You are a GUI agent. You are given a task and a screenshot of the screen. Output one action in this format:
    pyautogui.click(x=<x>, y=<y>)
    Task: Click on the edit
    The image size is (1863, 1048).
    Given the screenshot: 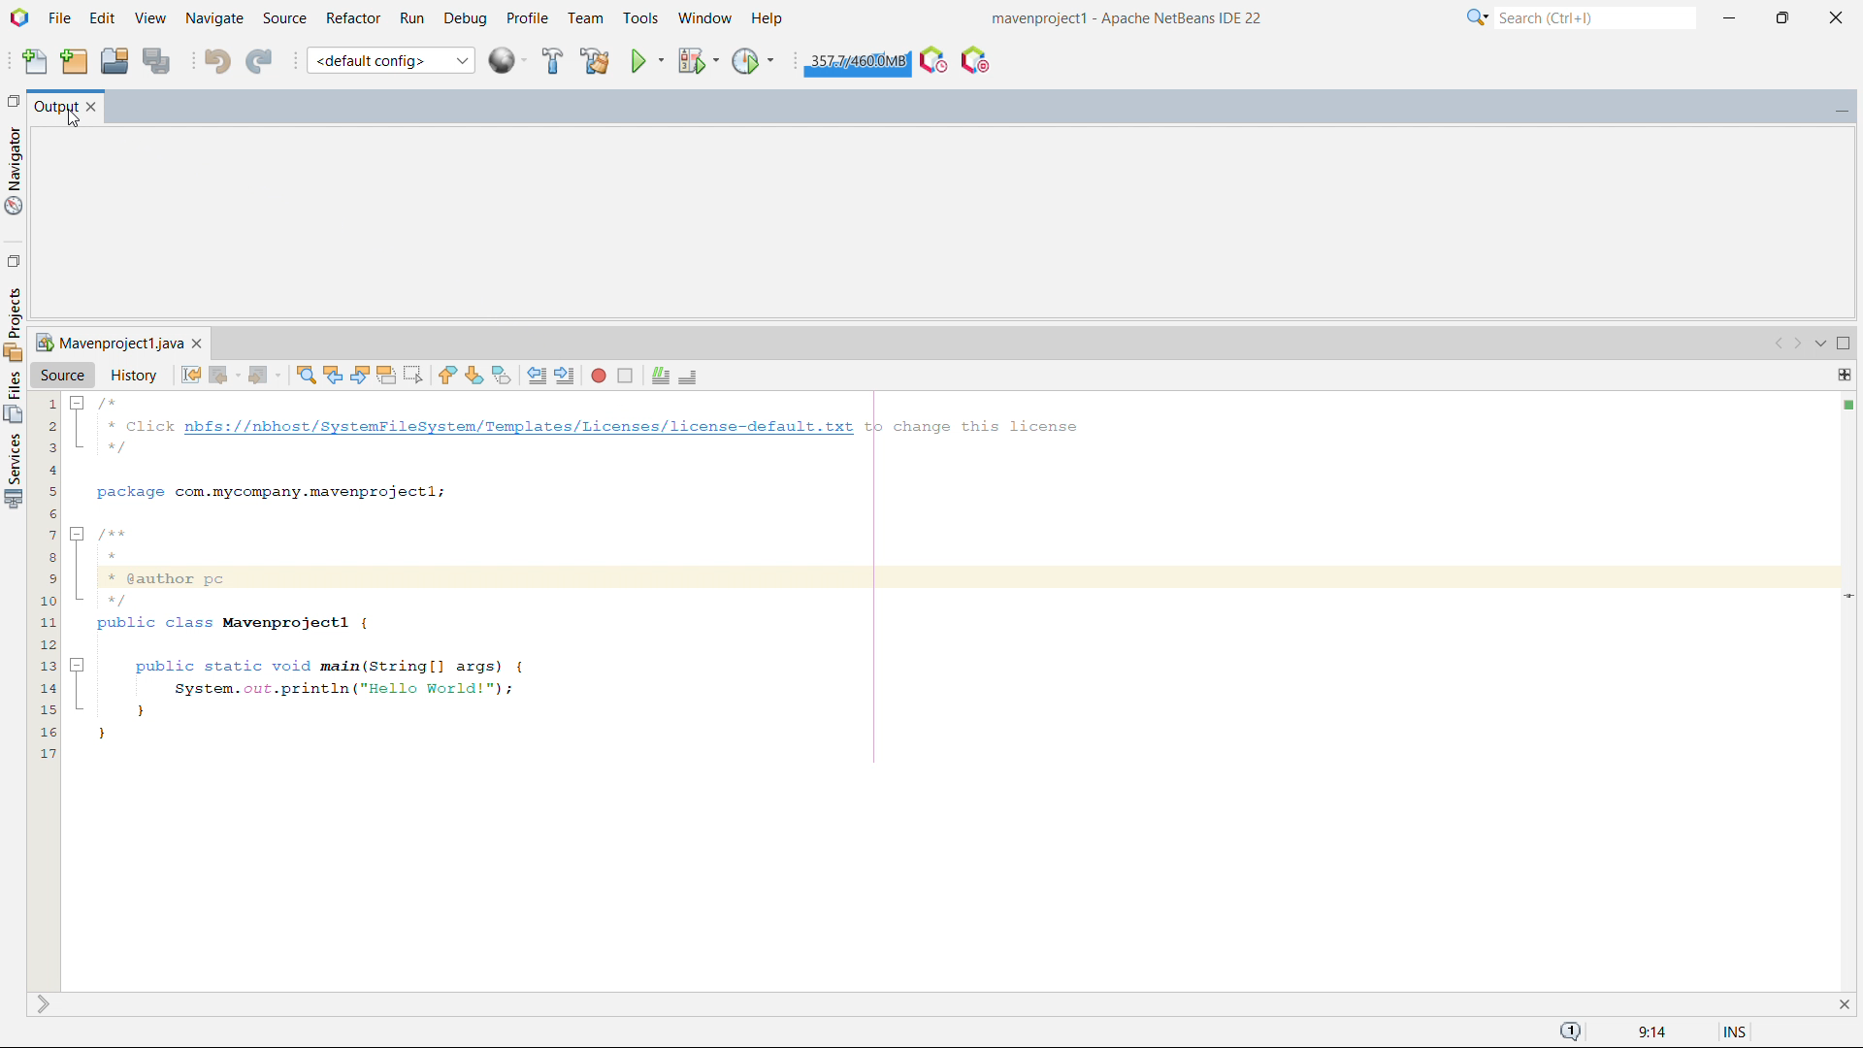 What is the action you would take?
    pyautogui.click(x=102, y=18)
    